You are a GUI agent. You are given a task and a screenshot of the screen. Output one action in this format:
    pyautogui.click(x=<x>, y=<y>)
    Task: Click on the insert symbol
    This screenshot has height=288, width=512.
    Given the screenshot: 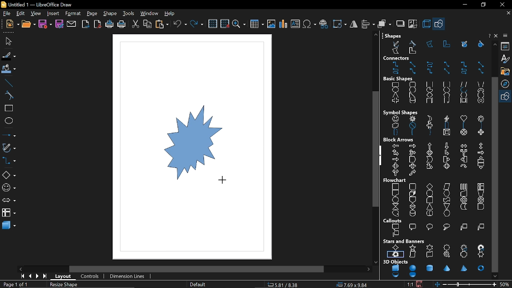 What is the action you would take?
    pyautogui.click(x=310, y=24)
    